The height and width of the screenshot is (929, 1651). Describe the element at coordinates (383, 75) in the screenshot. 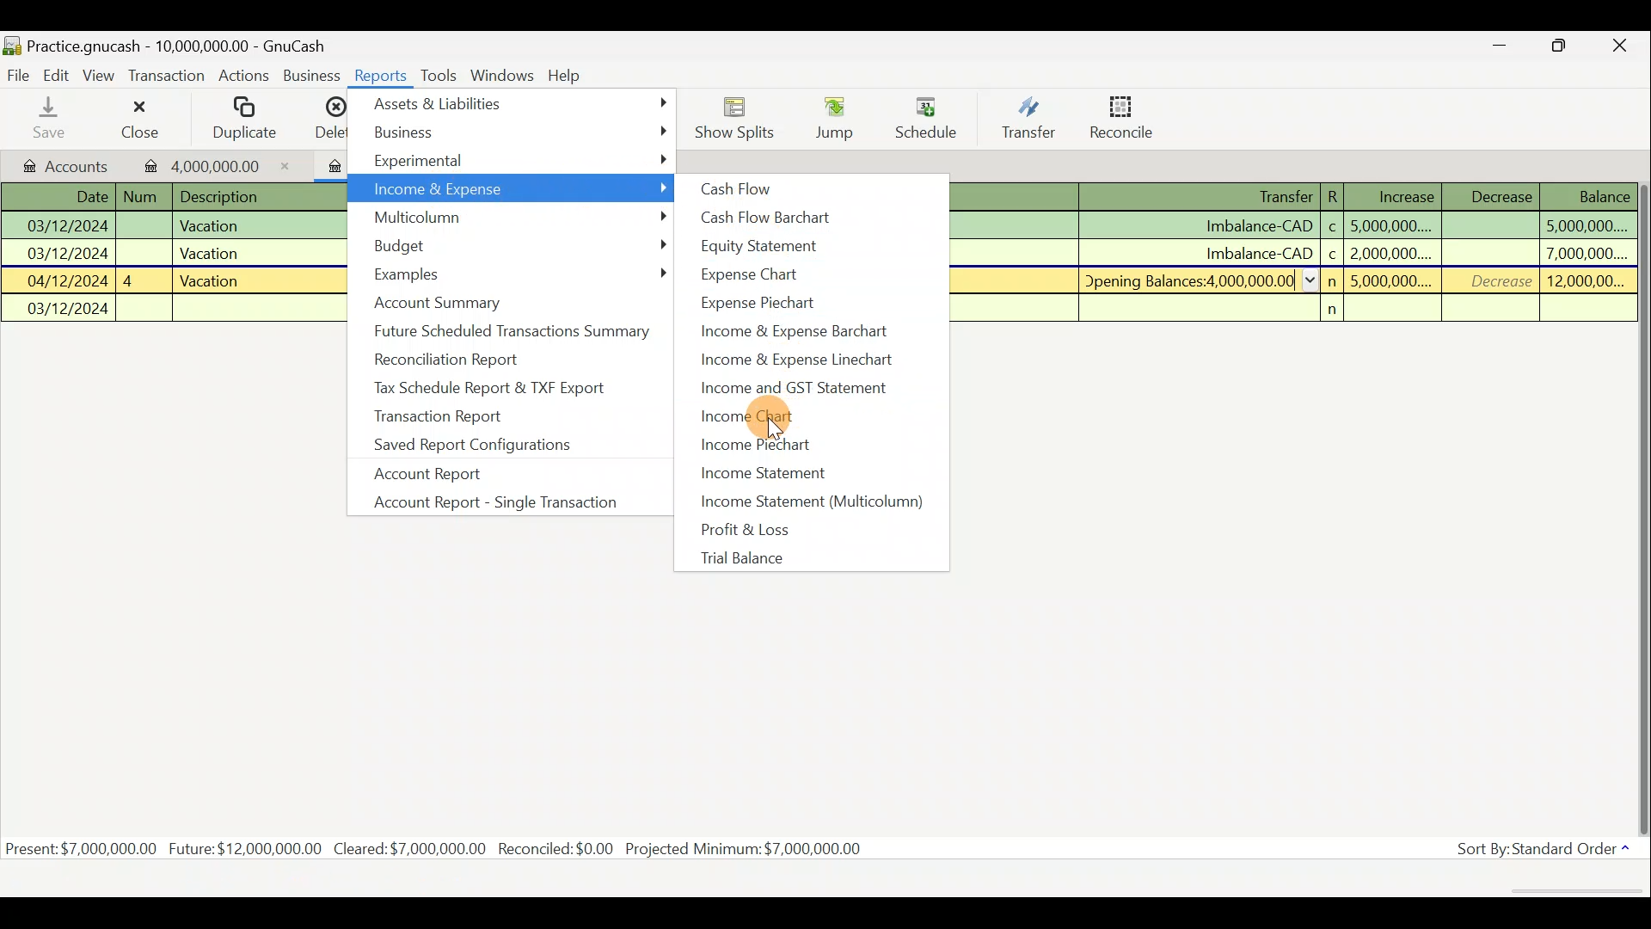

I see `Reports` at that location.